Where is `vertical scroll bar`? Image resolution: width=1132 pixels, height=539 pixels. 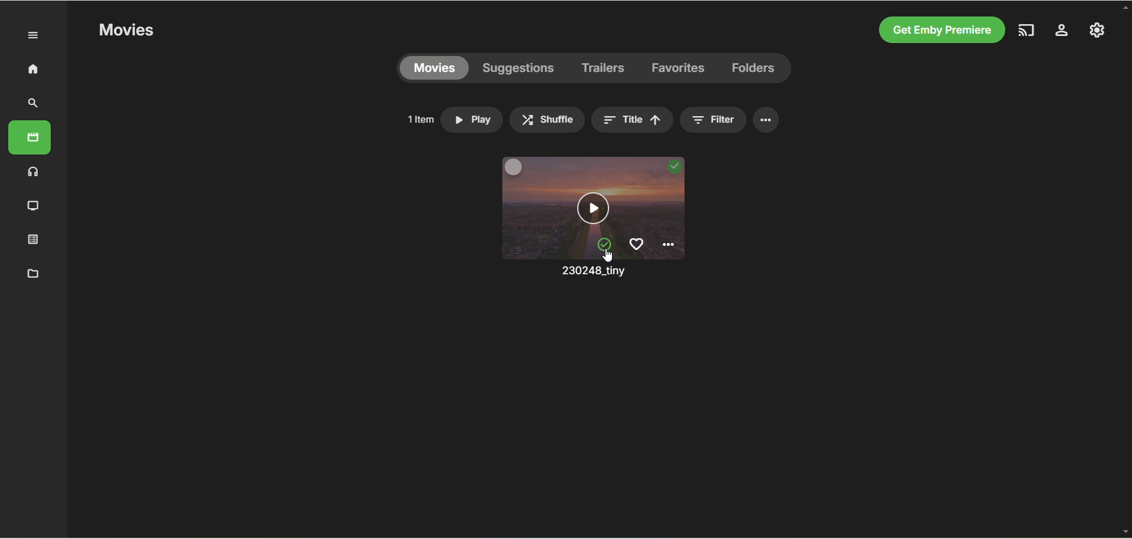 vertical scroll bar is located at coordinates (1125, 268).